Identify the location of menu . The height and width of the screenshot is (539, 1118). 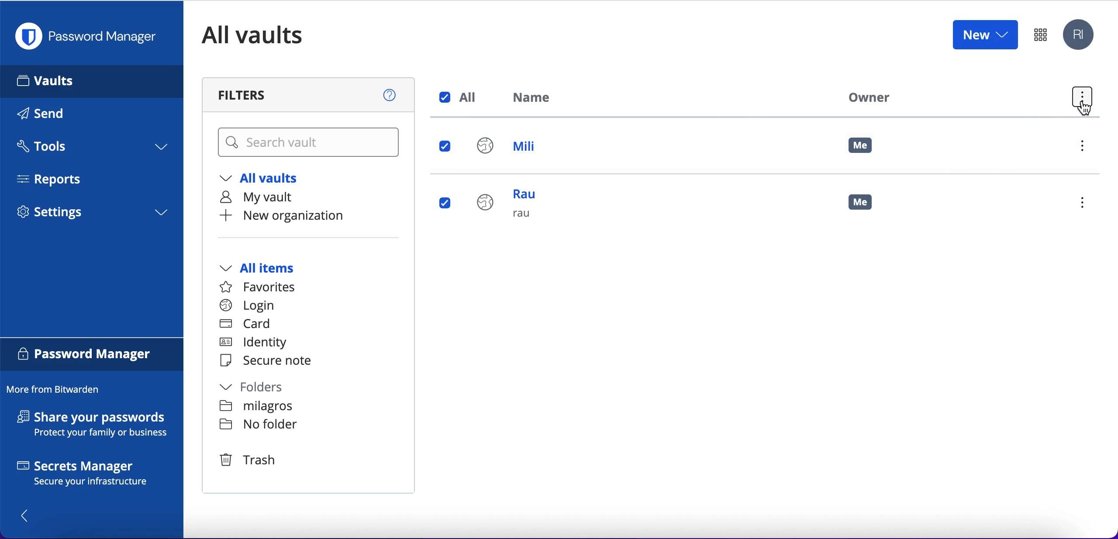
(1086, 148).